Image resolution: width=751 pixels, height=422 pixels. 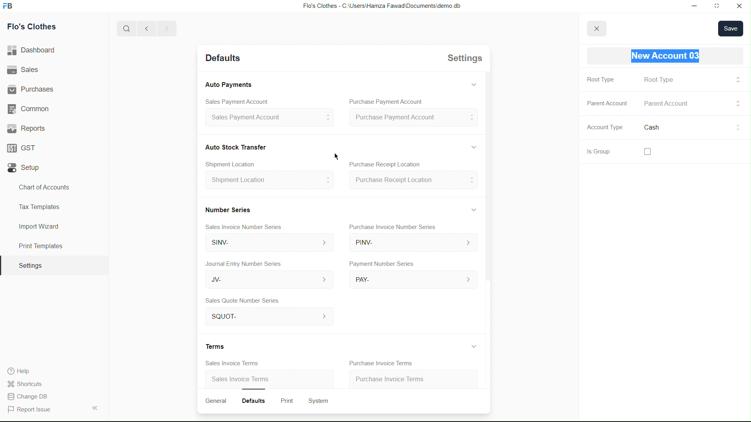 What do you see at coordinates (736, 103) in the screenshot?
I see `` at bounding box center [736, 103].